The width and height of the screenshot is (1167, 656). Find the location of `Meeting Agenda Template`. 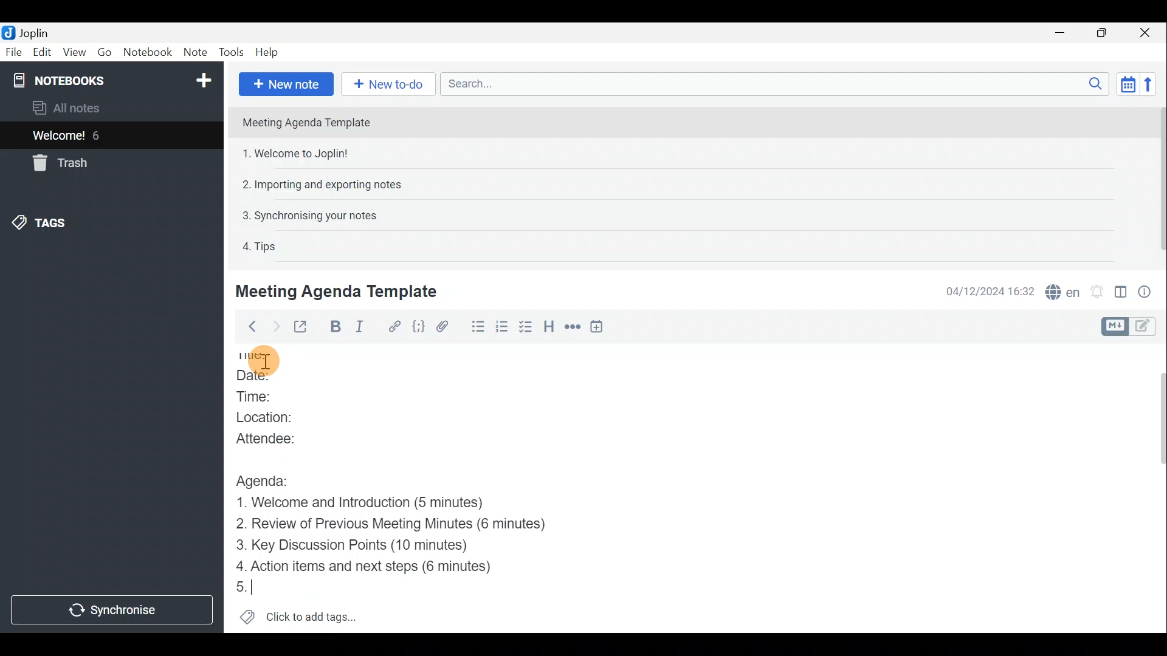

Meeting Agenda Template is located at coordinates (339, 291).